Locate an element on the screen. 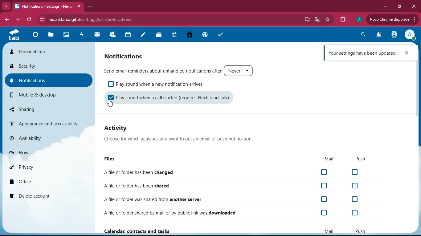 This screenshot has width=421, height=236. off is located at coordinates (325, 186).